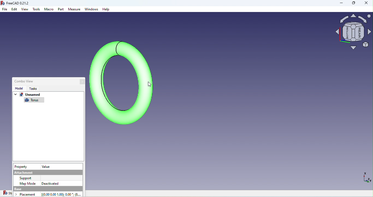 This screenshot has width=373, height=197. Describe the element at coordinates (366, 4) in the screenshot. I see `Close` at that location.